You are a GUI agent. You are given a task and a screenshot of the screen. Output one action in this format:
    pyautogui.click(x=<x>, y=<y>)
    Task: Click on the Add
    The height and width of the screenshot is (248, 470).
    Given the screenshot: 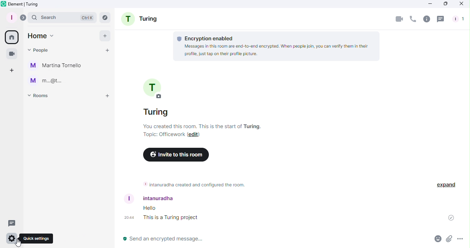 What is the action you would take?
    pyautogui.click(x=105, y=35)
    